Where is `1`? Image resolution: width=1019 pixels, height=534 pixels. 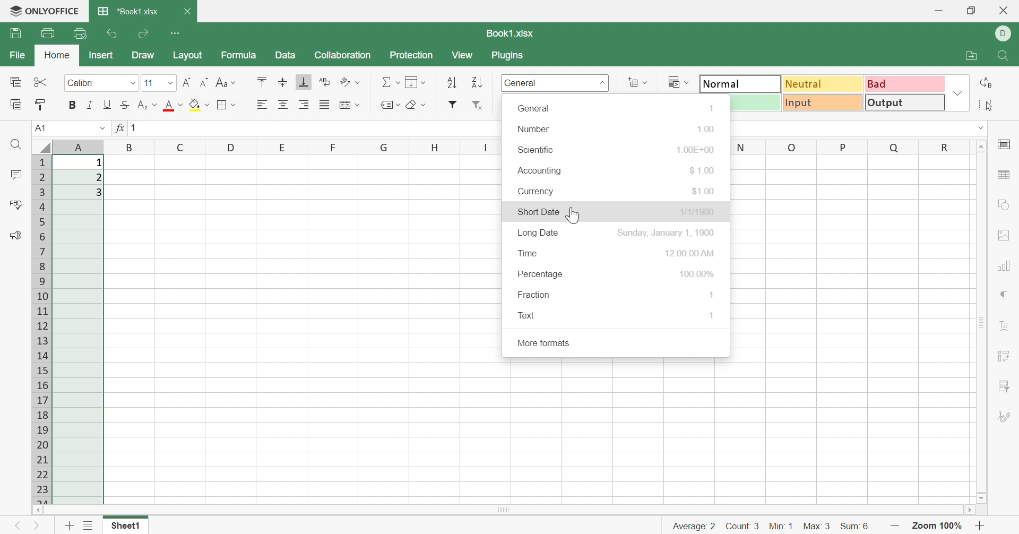 1 is located at coordinates (713, 295).